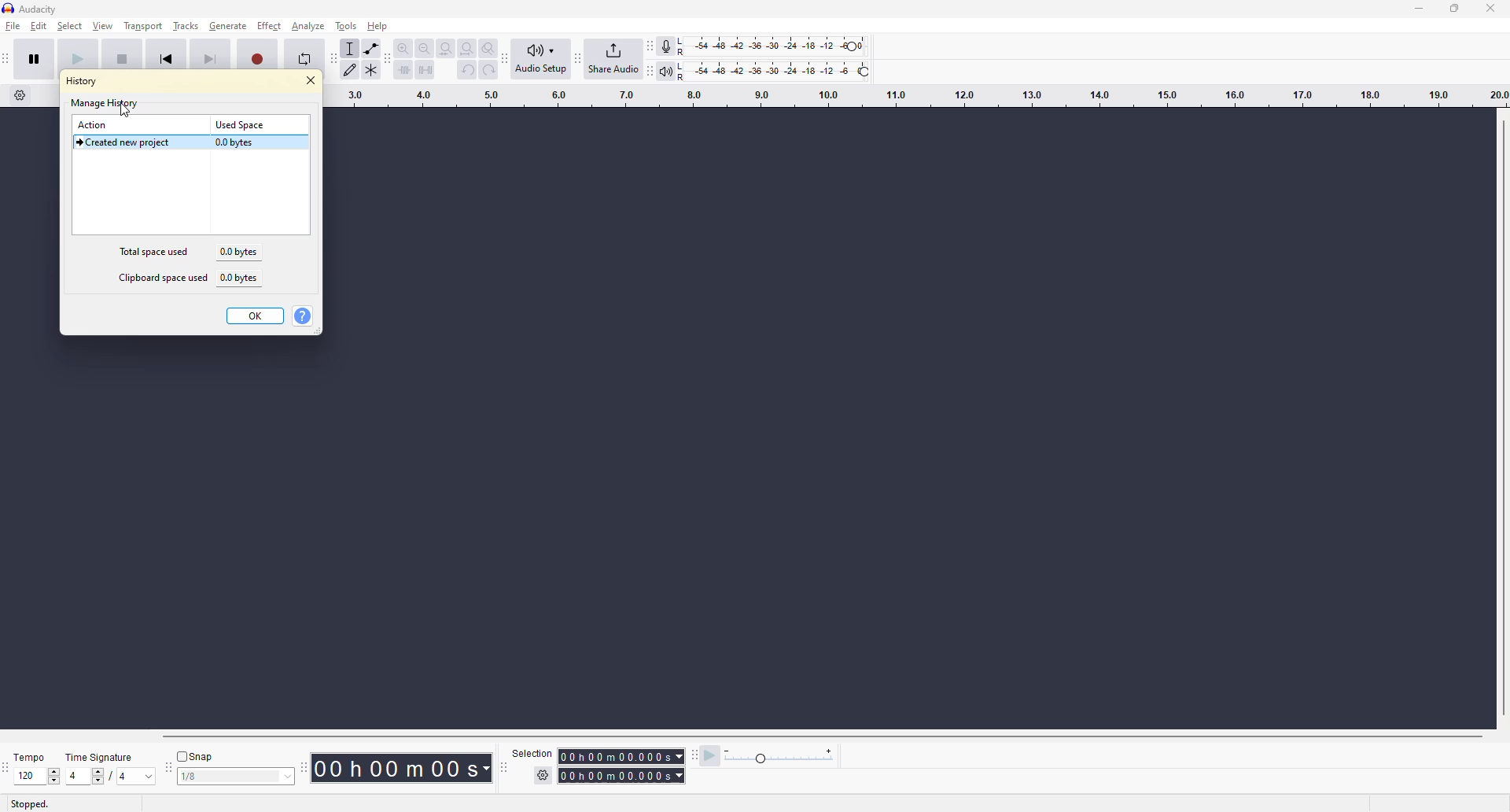 The width and height of the screenshot is (1510, 812). What do you see at coordinates (104, 28) in the screenshot?
I see `view` at bounding box center [104, 28].